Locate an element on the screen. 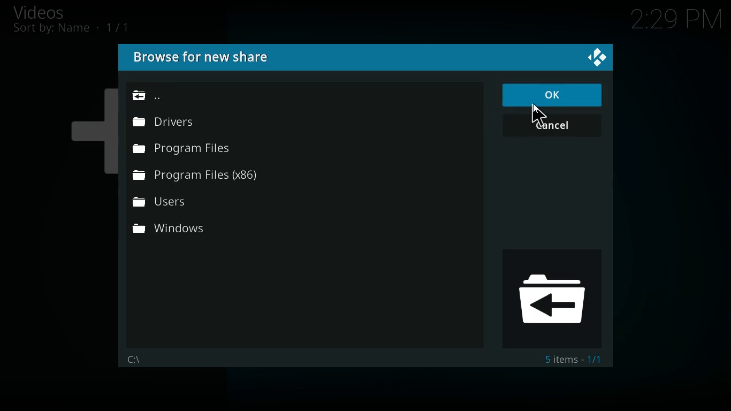   + is located at coordinates (89, 127).